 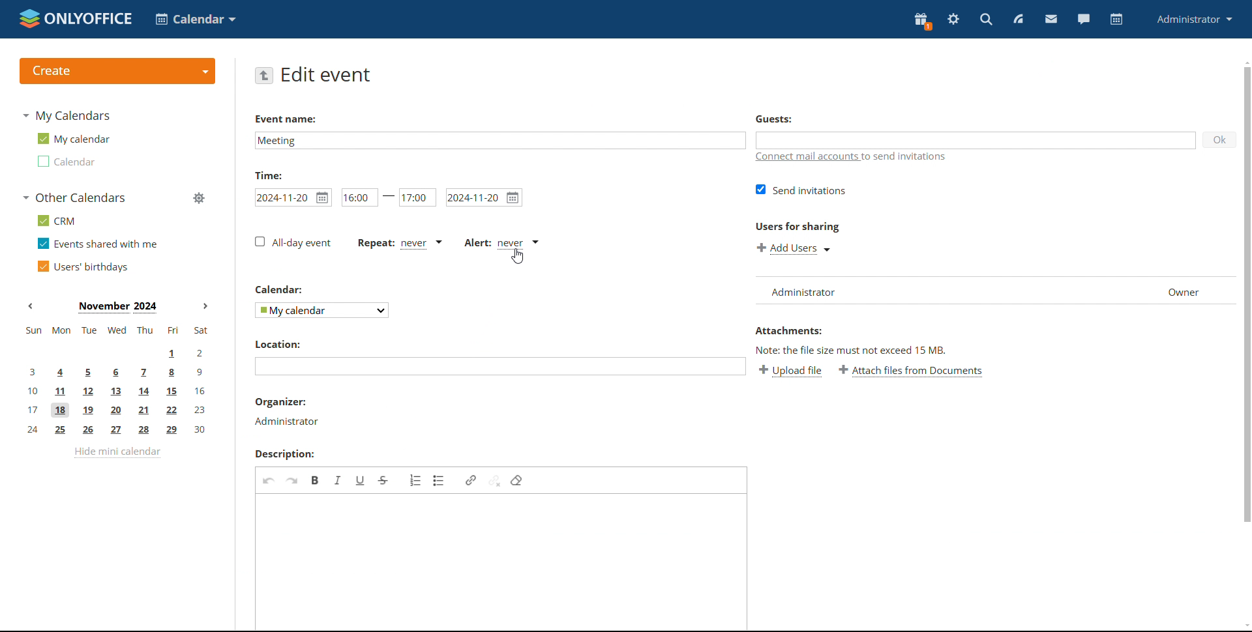 I want to click on add event description, so click(x=503, y=562).